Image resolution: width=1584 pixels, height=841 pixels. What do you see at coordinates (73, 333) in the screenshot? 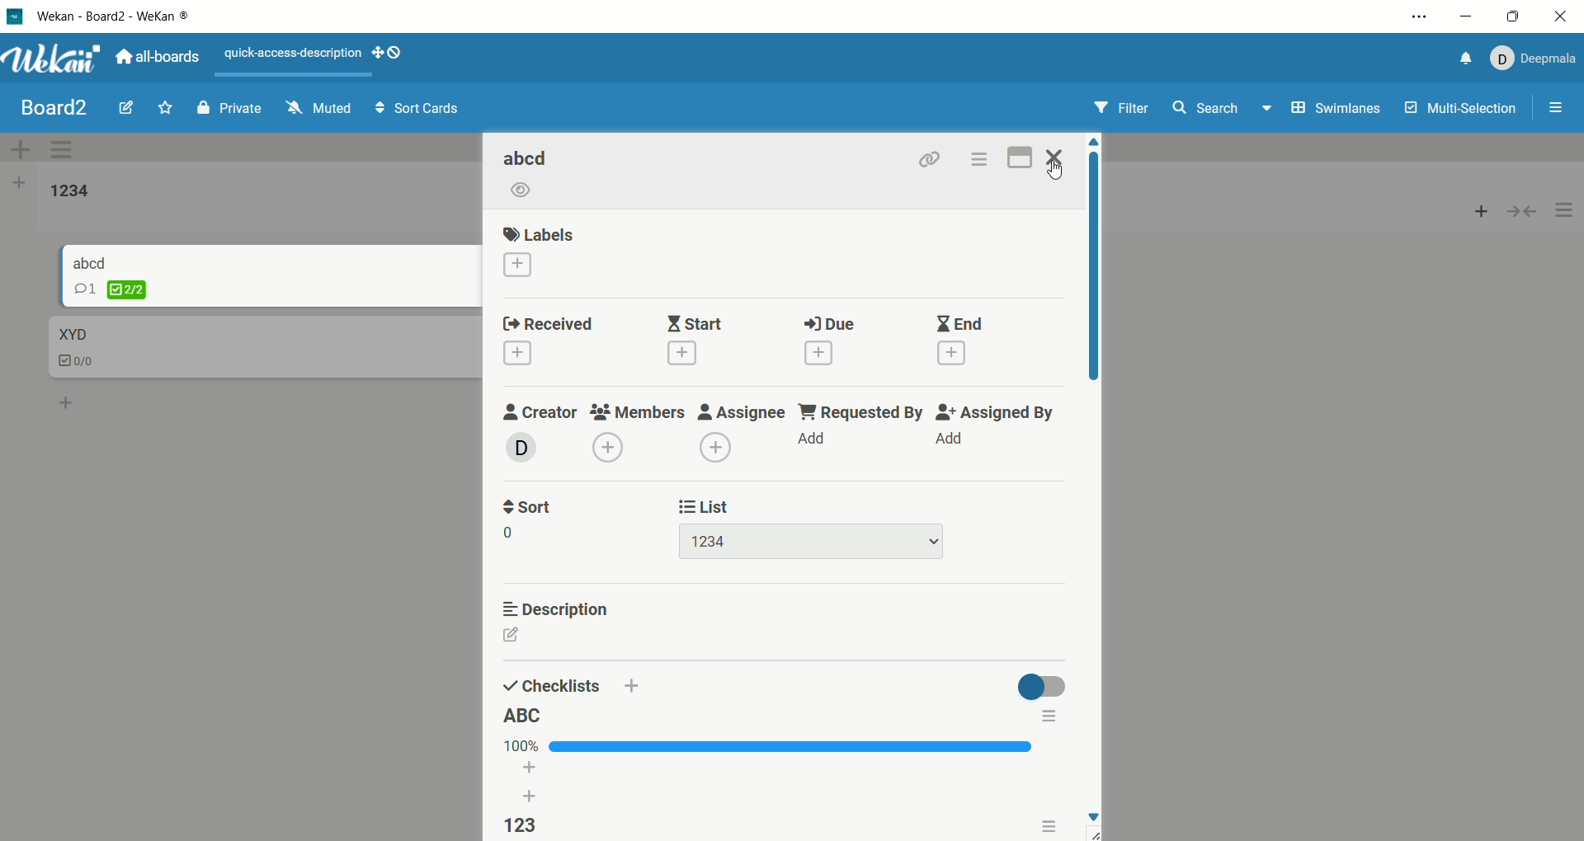
I see `card title` at bounding box center [73, 333].